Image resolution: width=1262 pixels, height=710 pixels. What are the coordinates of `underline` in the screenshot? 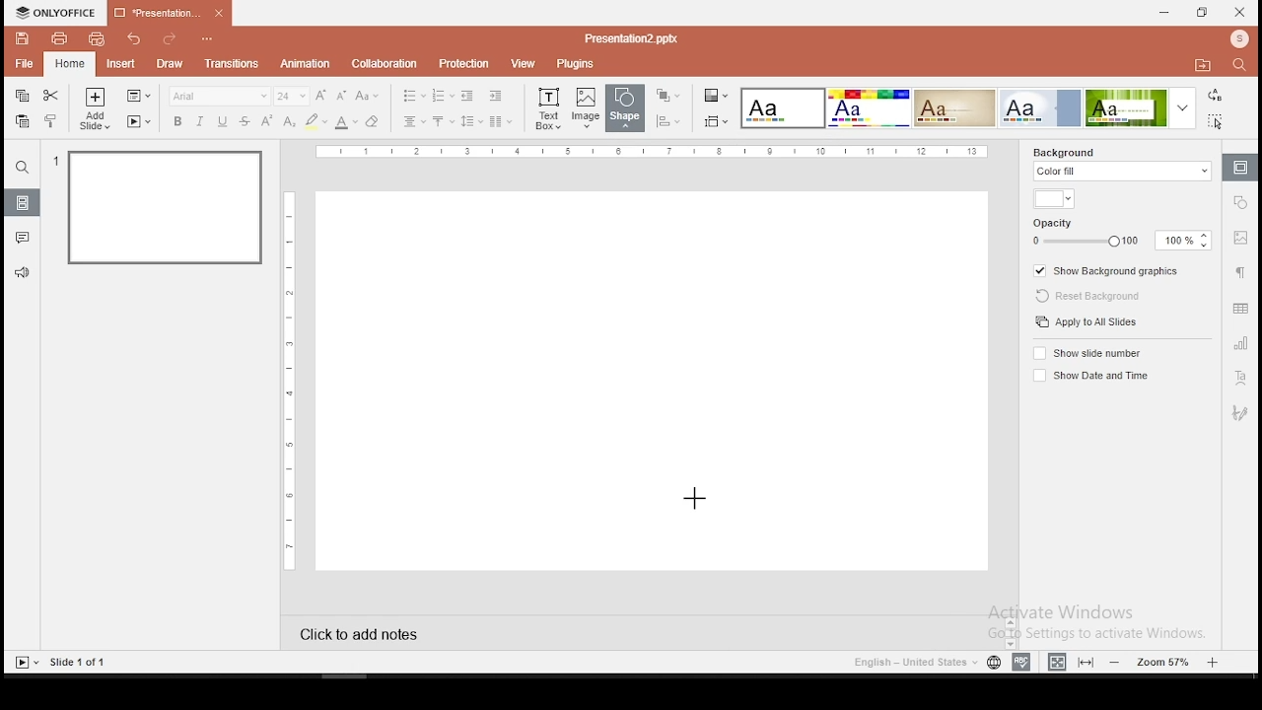 It's located at (223, 122).